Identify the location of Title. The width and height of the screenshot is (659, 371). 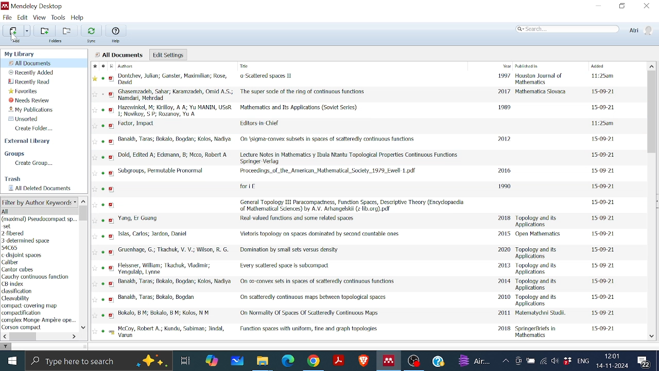
(307, 329).